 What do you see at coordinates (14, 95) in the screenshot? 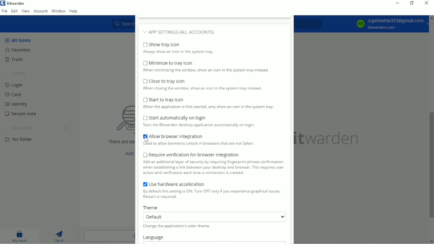
I see `Card` at bounding box center [14, 95].